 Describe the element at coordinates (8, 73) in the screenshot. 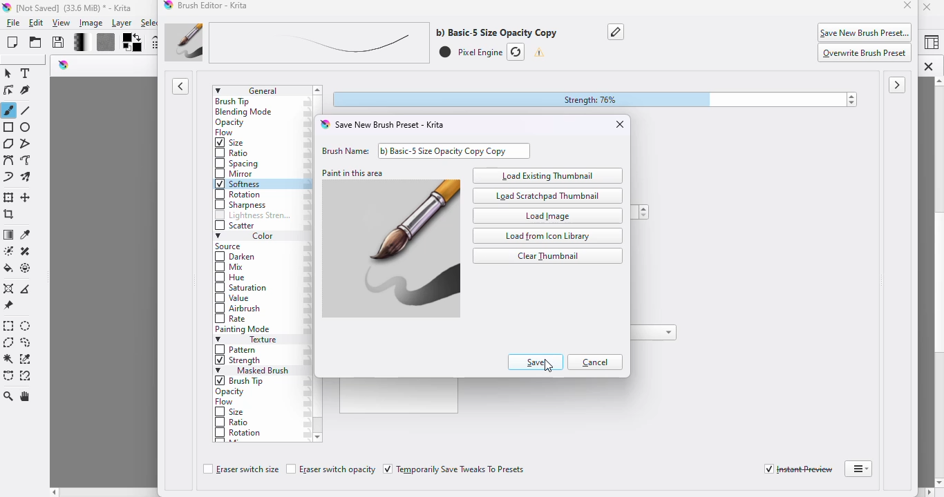

I see `select shapes tool` at that location.